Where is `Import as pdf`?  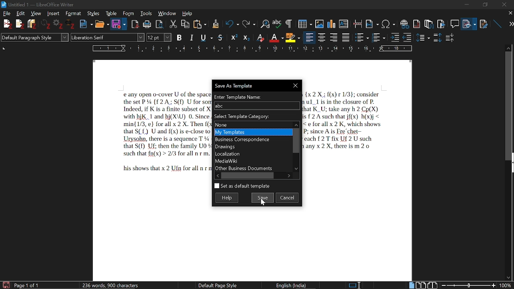
Import as pdf is located at coordinates (135, 23).